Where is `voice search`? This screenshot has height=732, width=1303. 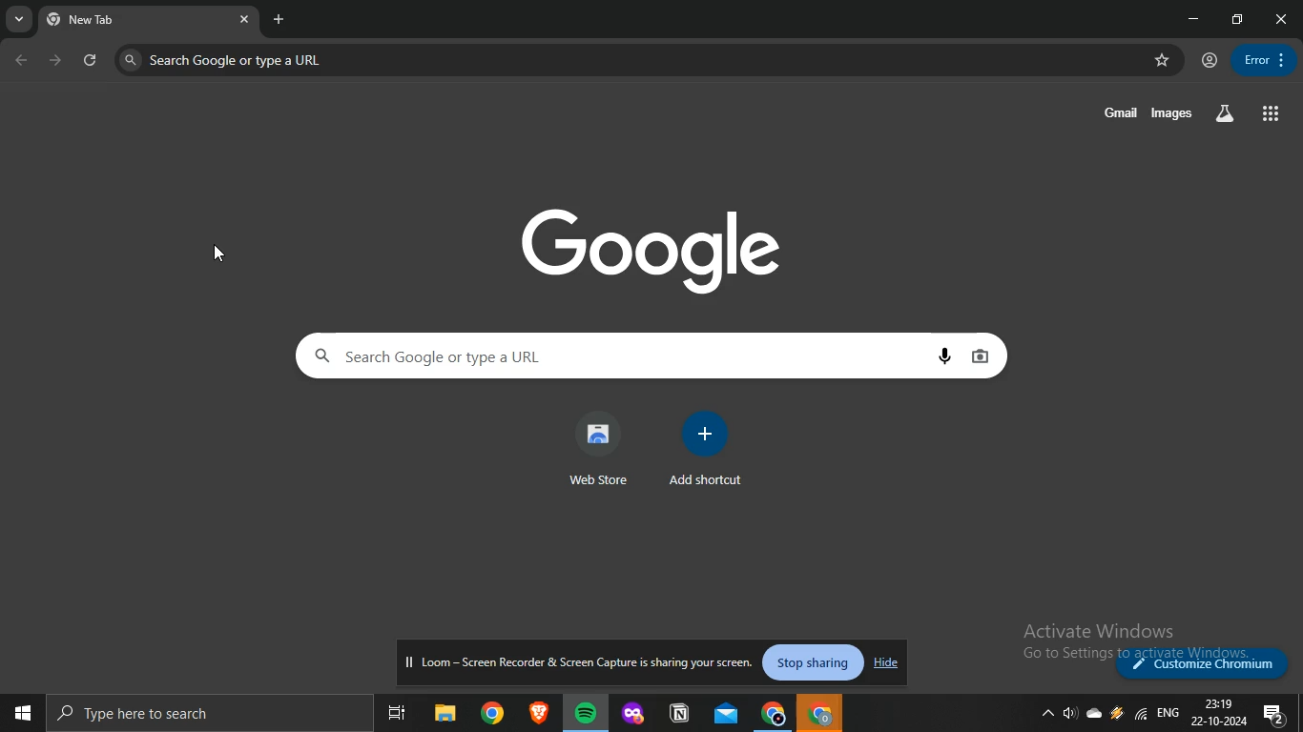
voice search is located at coordinates (949, 356).